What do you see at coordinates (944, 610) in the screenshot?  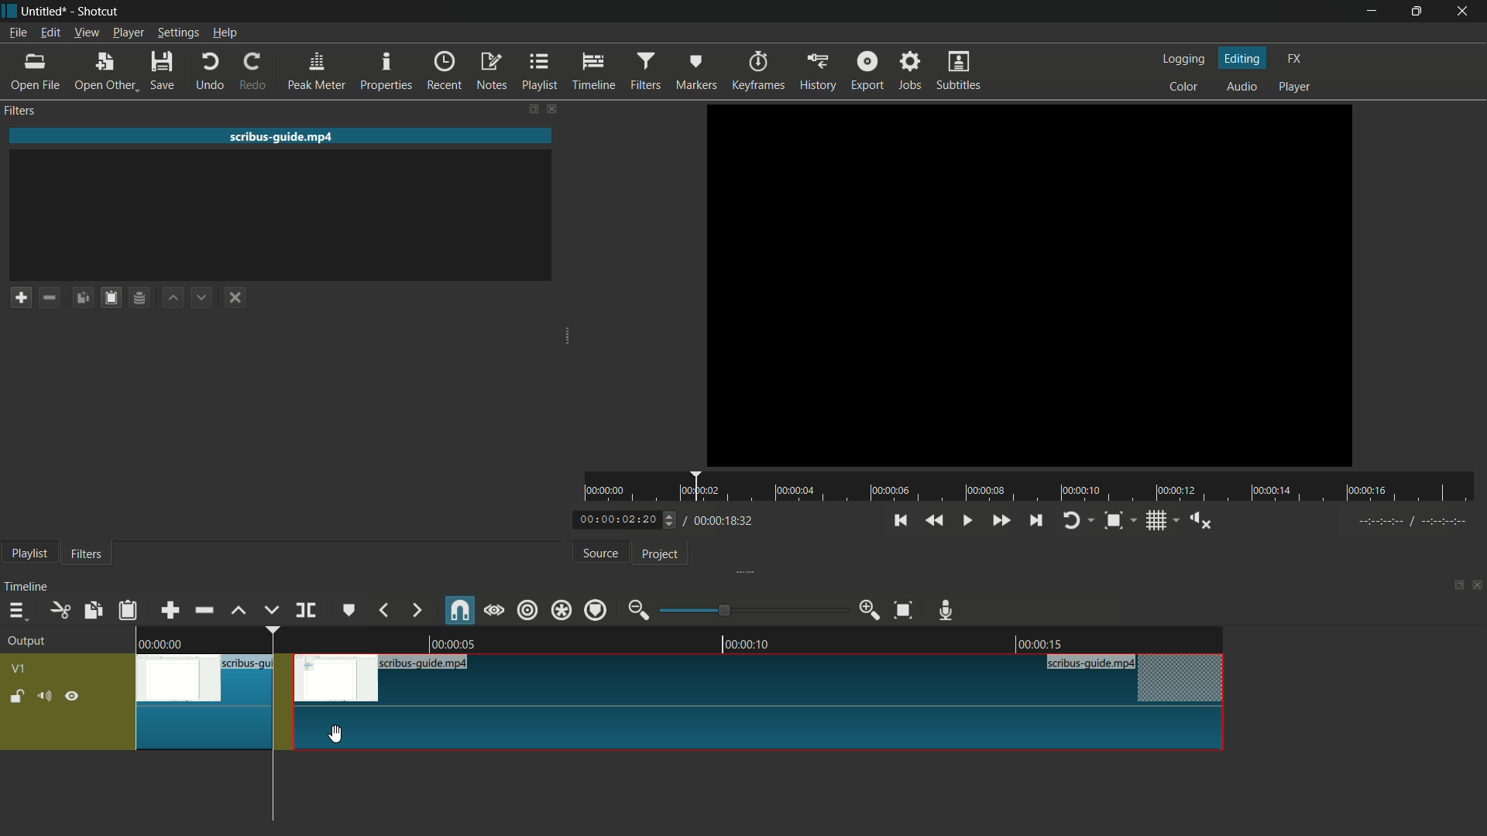 I see `record audio` at bounding box center [944, 610].